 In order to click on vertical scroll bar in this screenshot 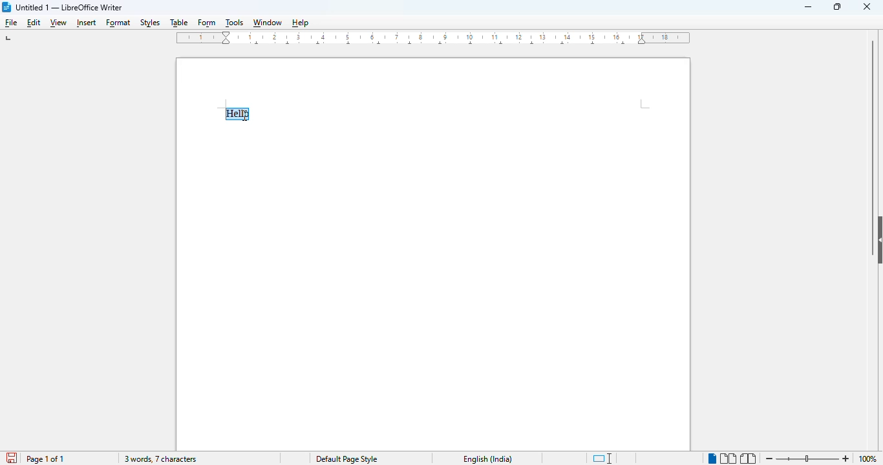, I will do `click(872, 124)`.